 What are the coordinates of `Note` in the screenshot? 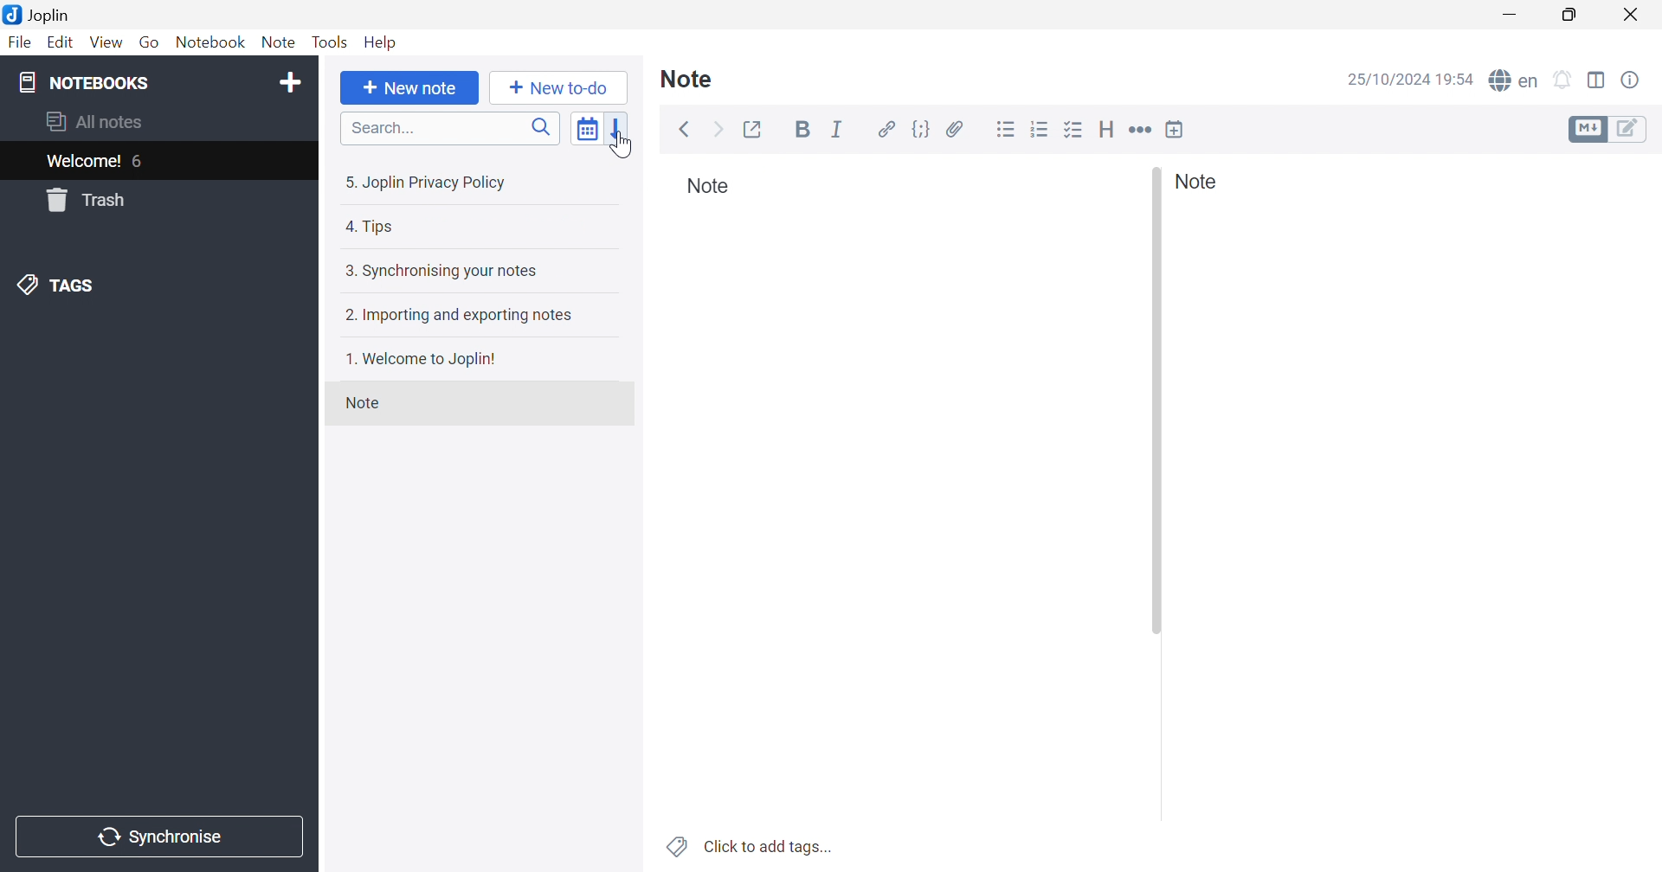 It's located at (1196, 182).